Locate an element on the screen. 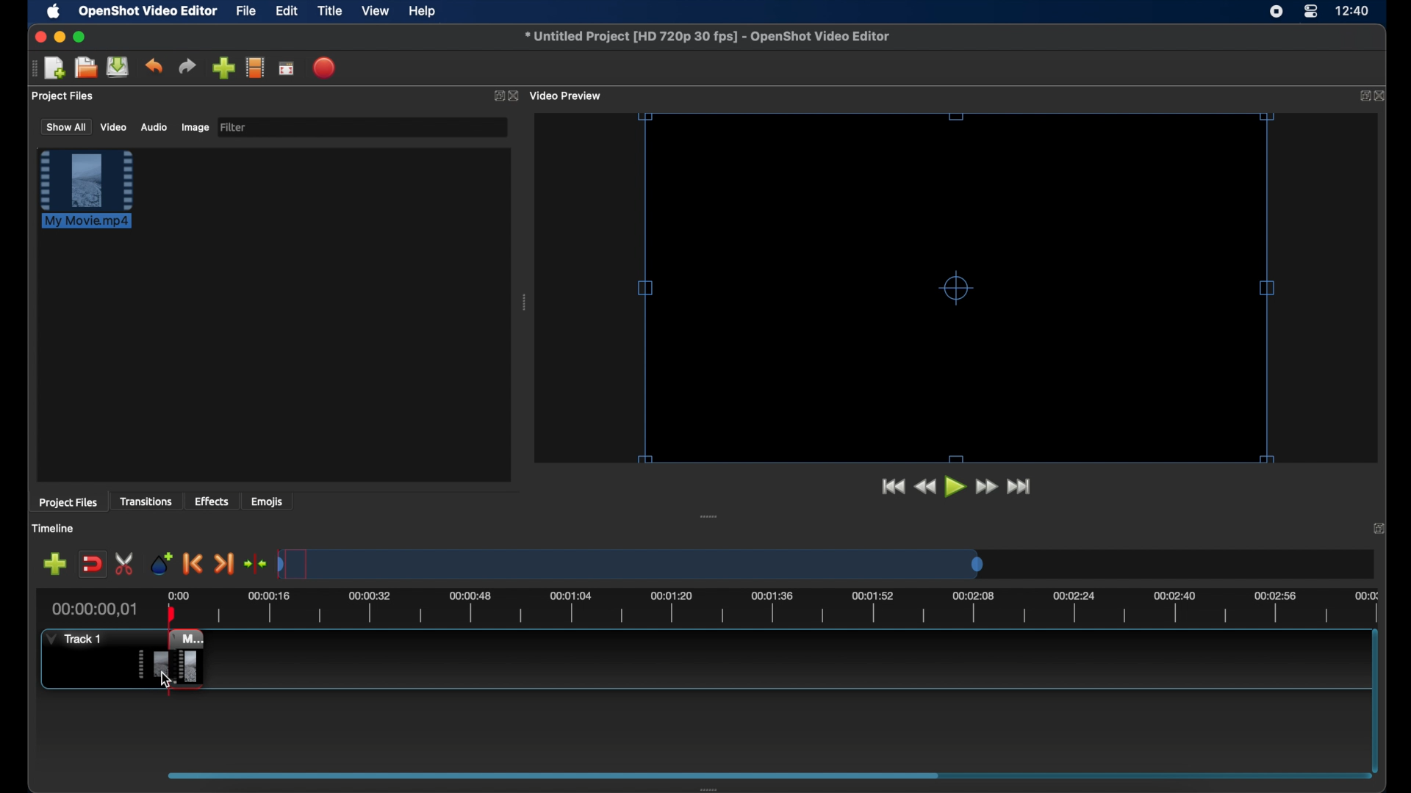 The width and height of the screenshot is (1411, 793). open project is located at coordinates (85, 68).